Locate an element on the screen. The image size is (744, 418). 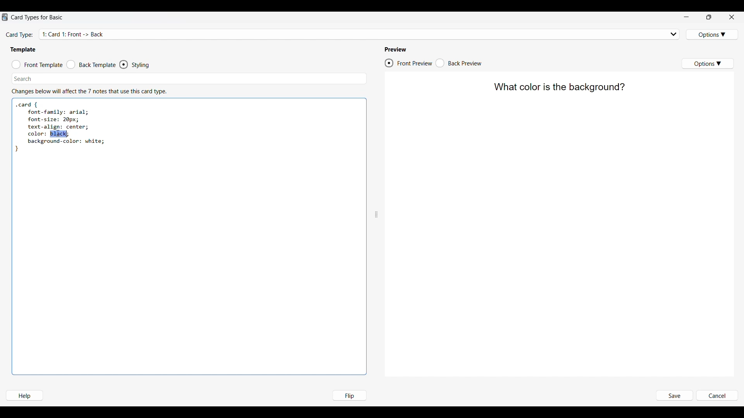
Template styling is located at coordinates (142, 65).